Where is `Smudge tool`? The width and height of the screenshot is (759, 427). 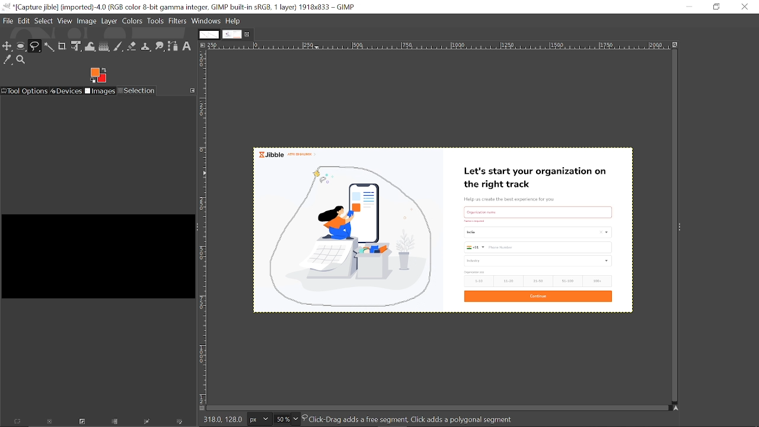
Smudge tool is located at coordinates (160, 46).